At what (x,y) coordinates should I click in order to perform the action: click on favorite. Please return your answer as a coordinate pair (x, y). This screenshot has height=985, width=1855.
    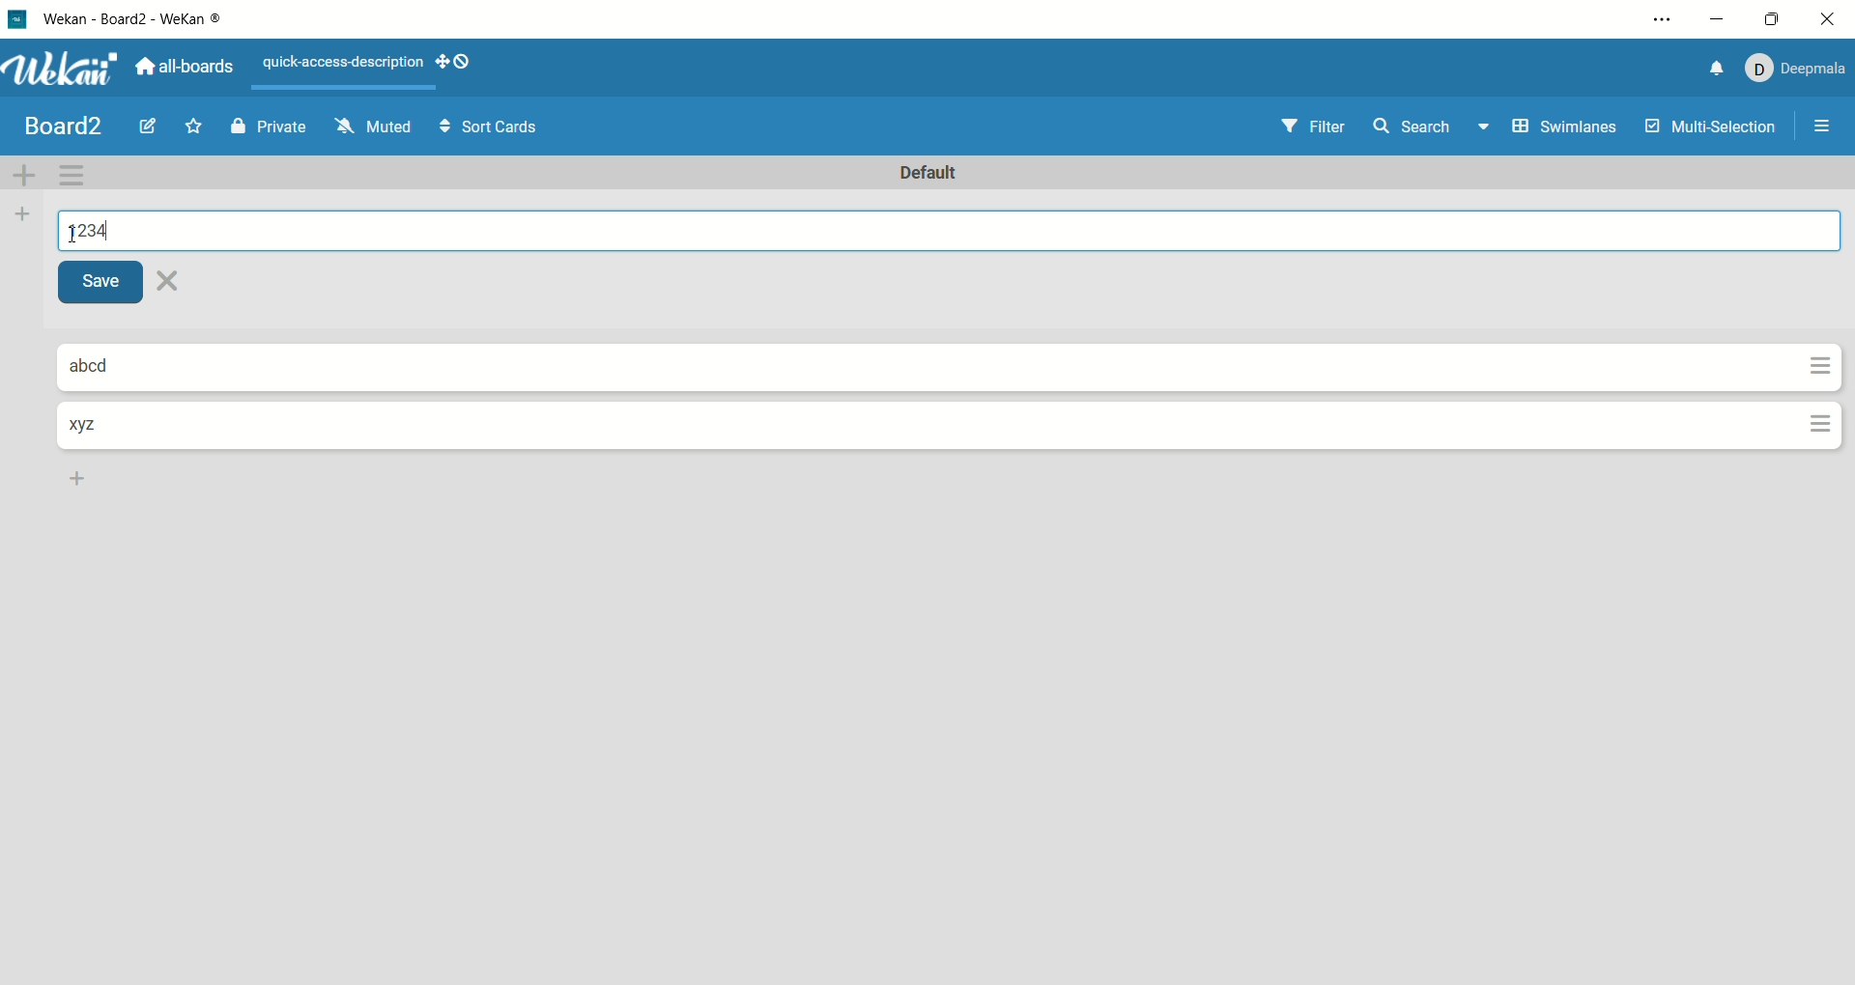
    Looking at the image, I should click on (198, 126).